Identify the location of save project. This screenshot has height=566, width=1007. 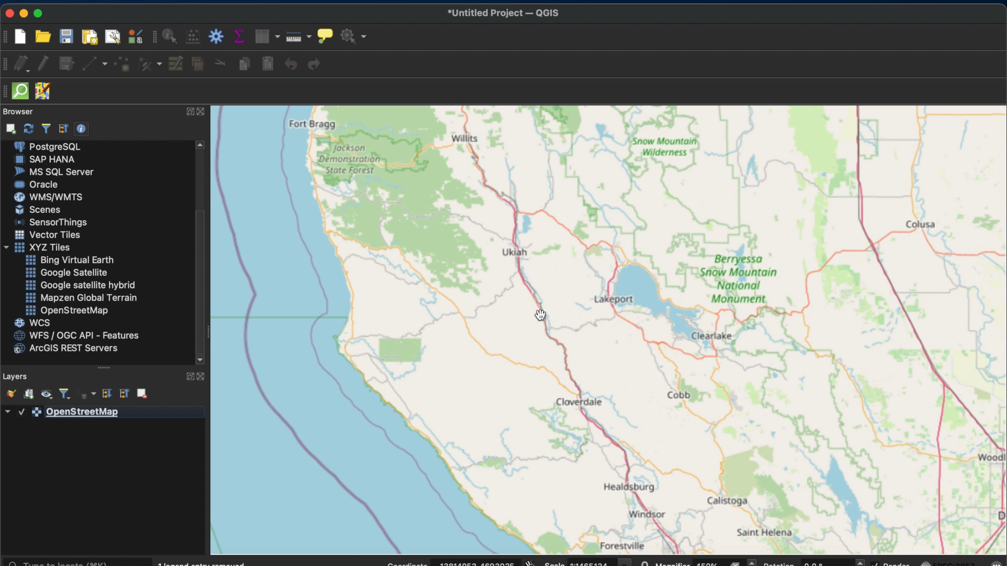
(67, 37).